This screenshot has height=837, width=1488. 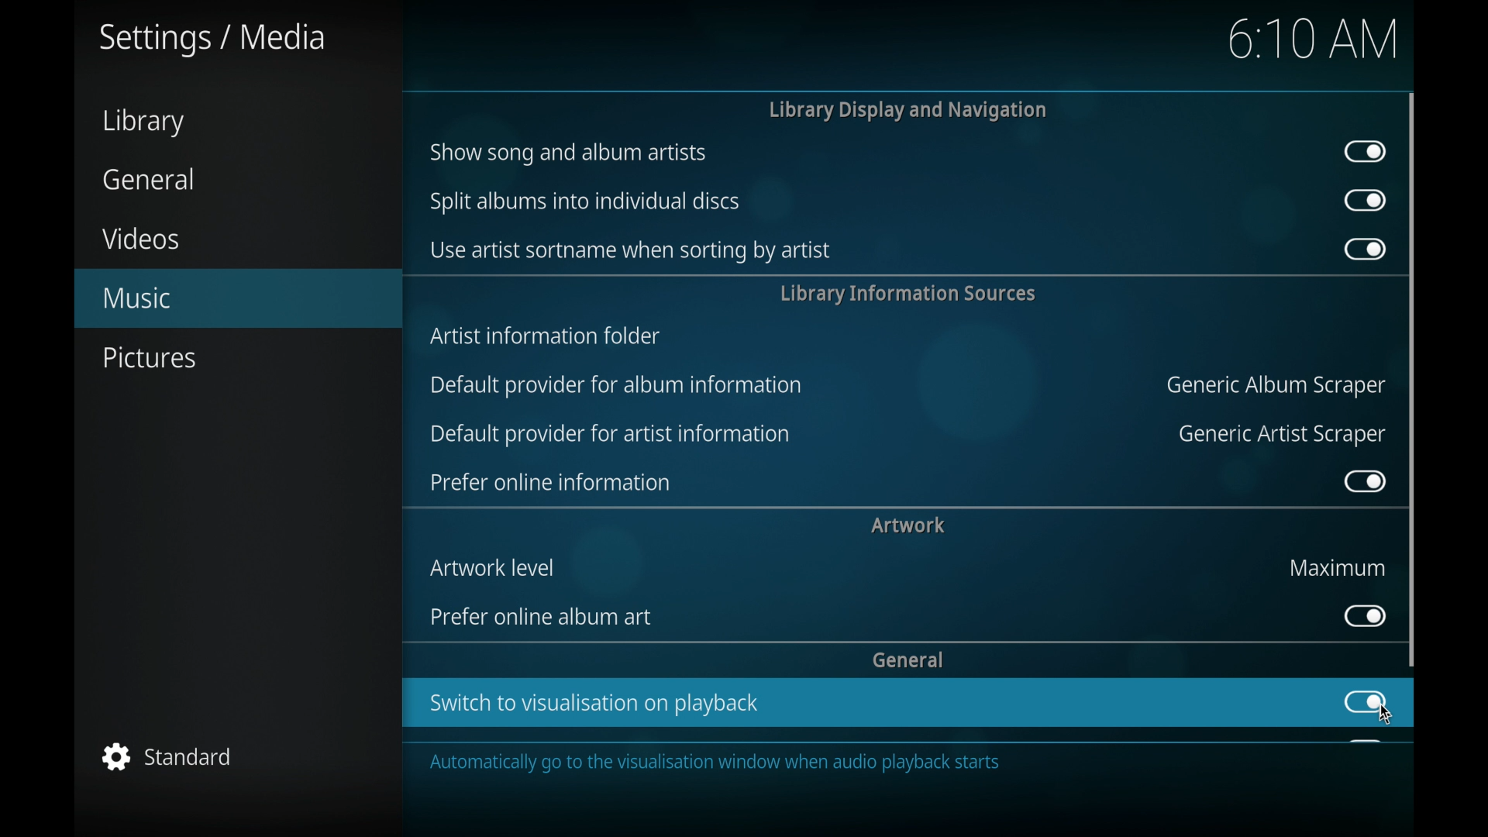 I want to click on use artist, so click(x=629, y=251).